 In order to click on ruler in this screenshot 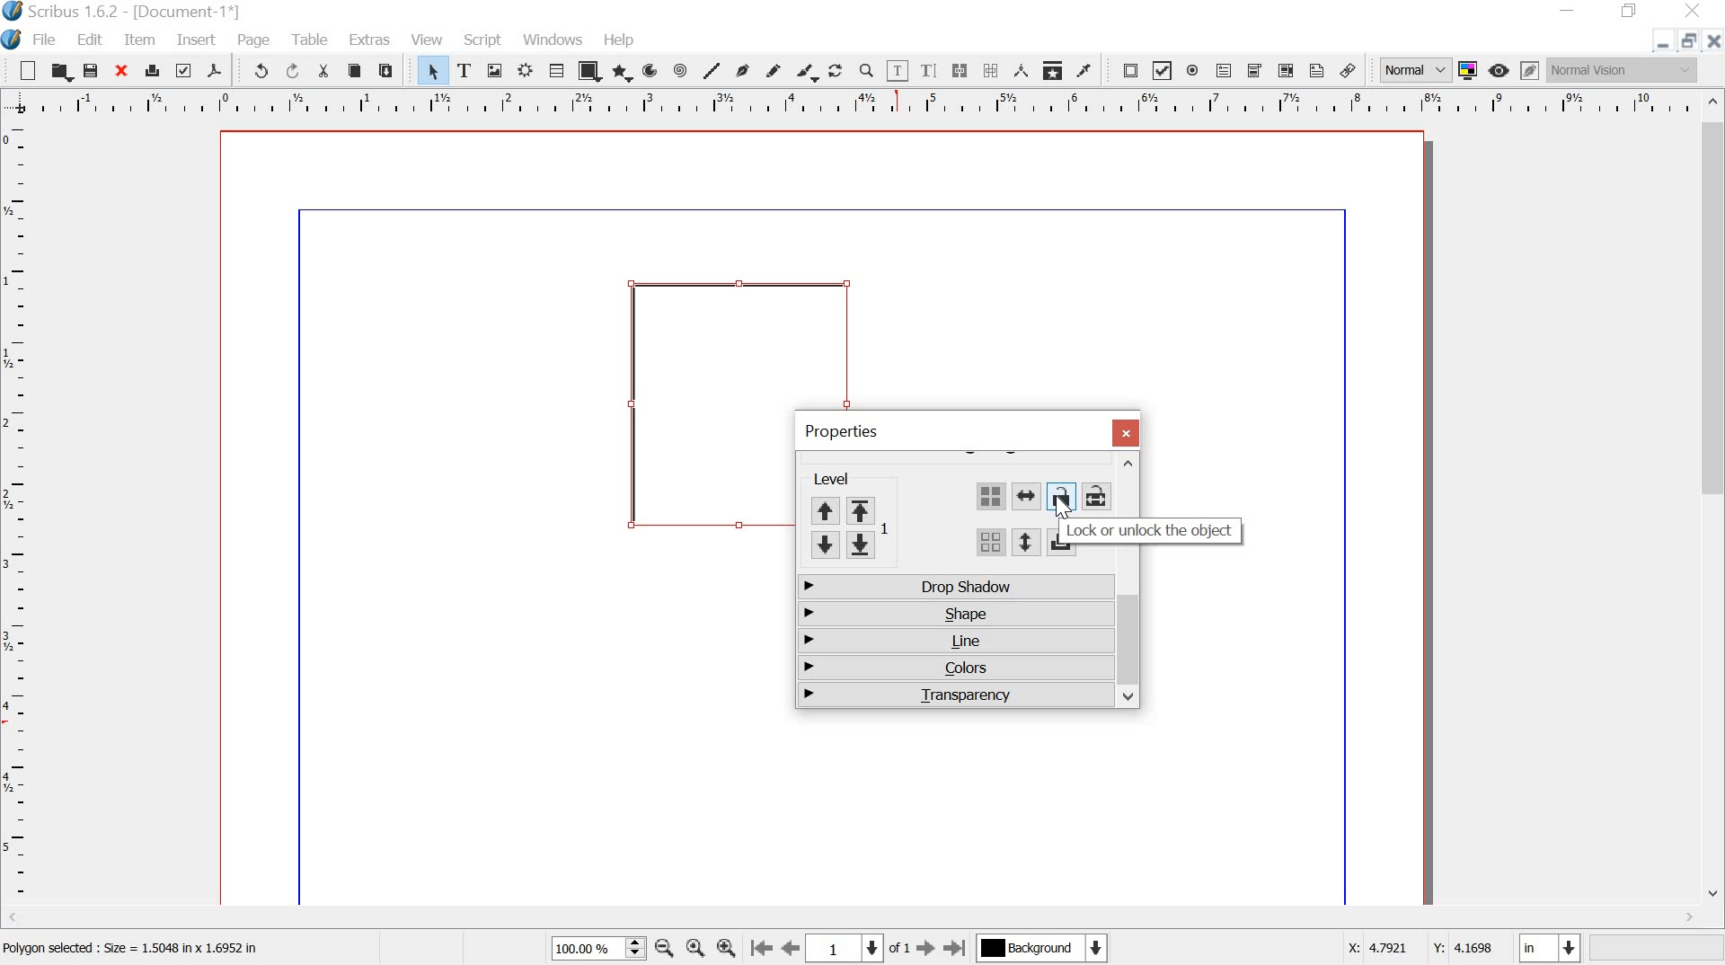, I will do `click(850, 102)`.